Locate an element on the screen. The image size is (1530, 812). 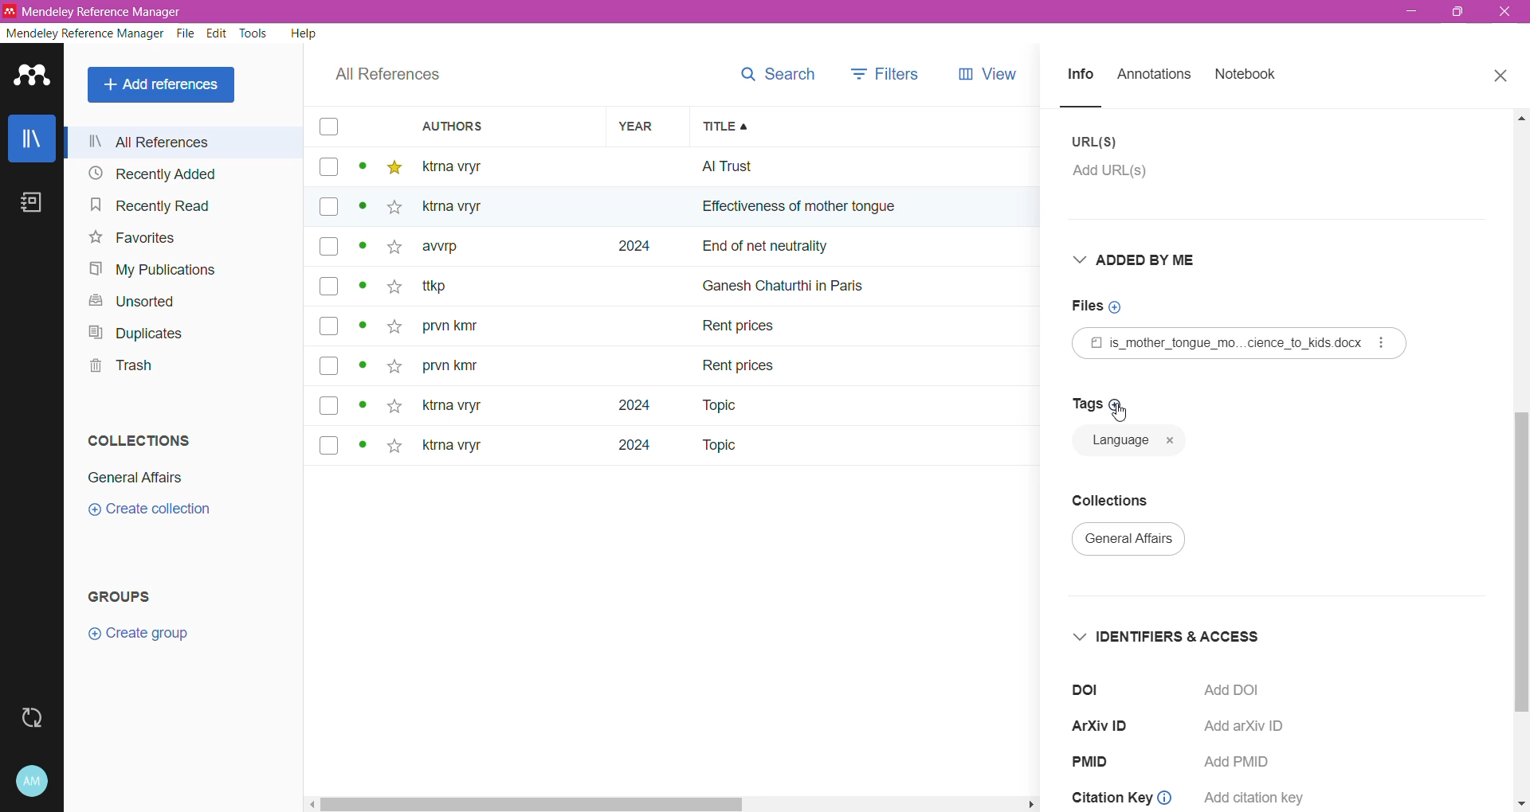
Edit is located at coordinates (218, 33).